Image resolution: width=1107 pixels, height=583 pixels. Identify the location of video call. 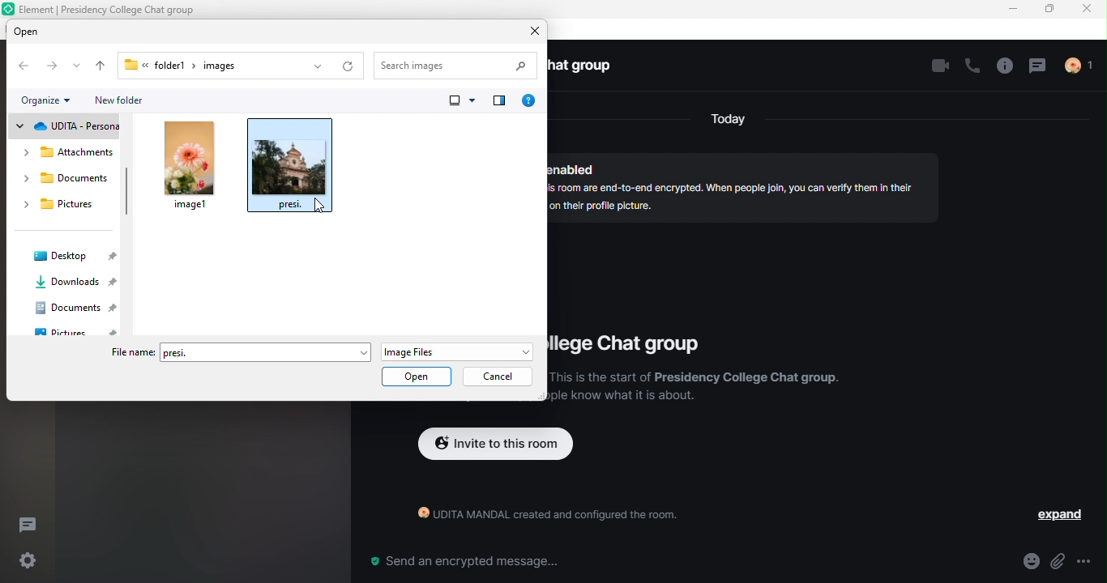
(936, 67).